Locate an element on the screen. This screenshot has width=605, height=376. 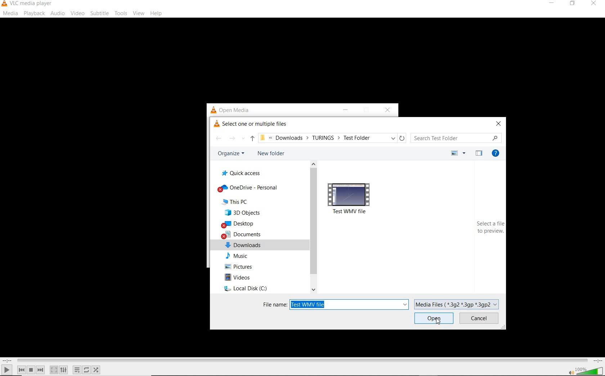
documents is located at coordinates (246, 236).